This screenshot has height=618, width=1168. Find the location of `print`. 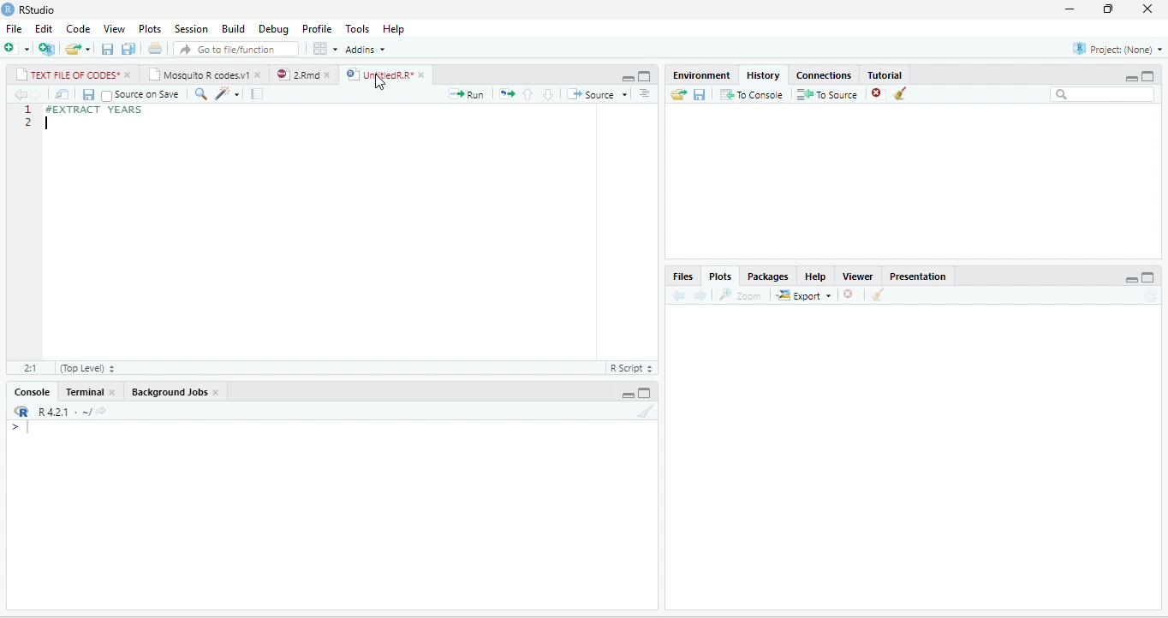

print is located at coordinates (154, 48).